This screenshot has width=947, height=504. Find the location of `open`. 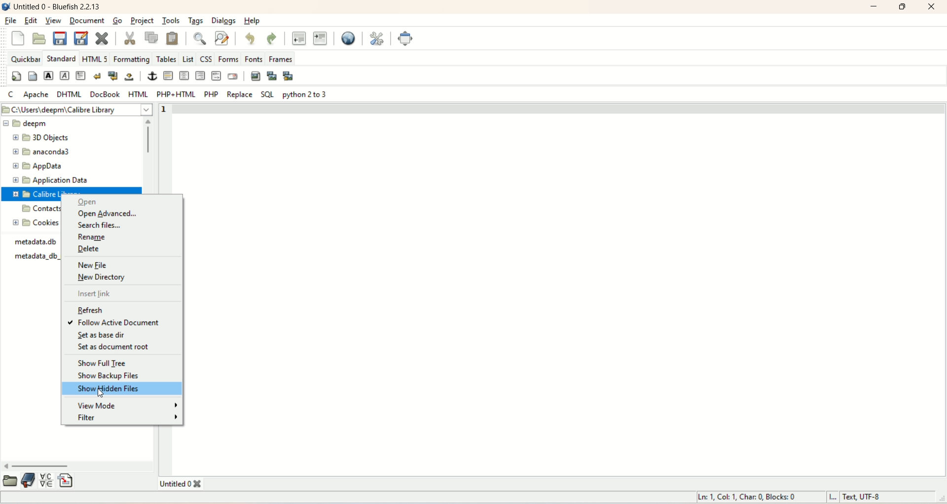

open is located at coordinates (10, 480).